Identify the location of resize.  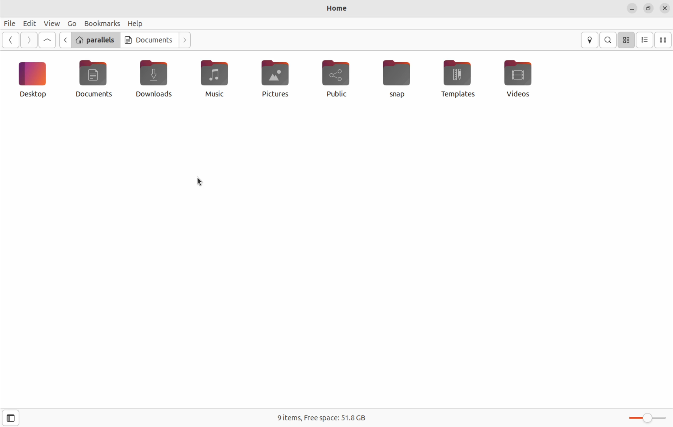
(650, 9).